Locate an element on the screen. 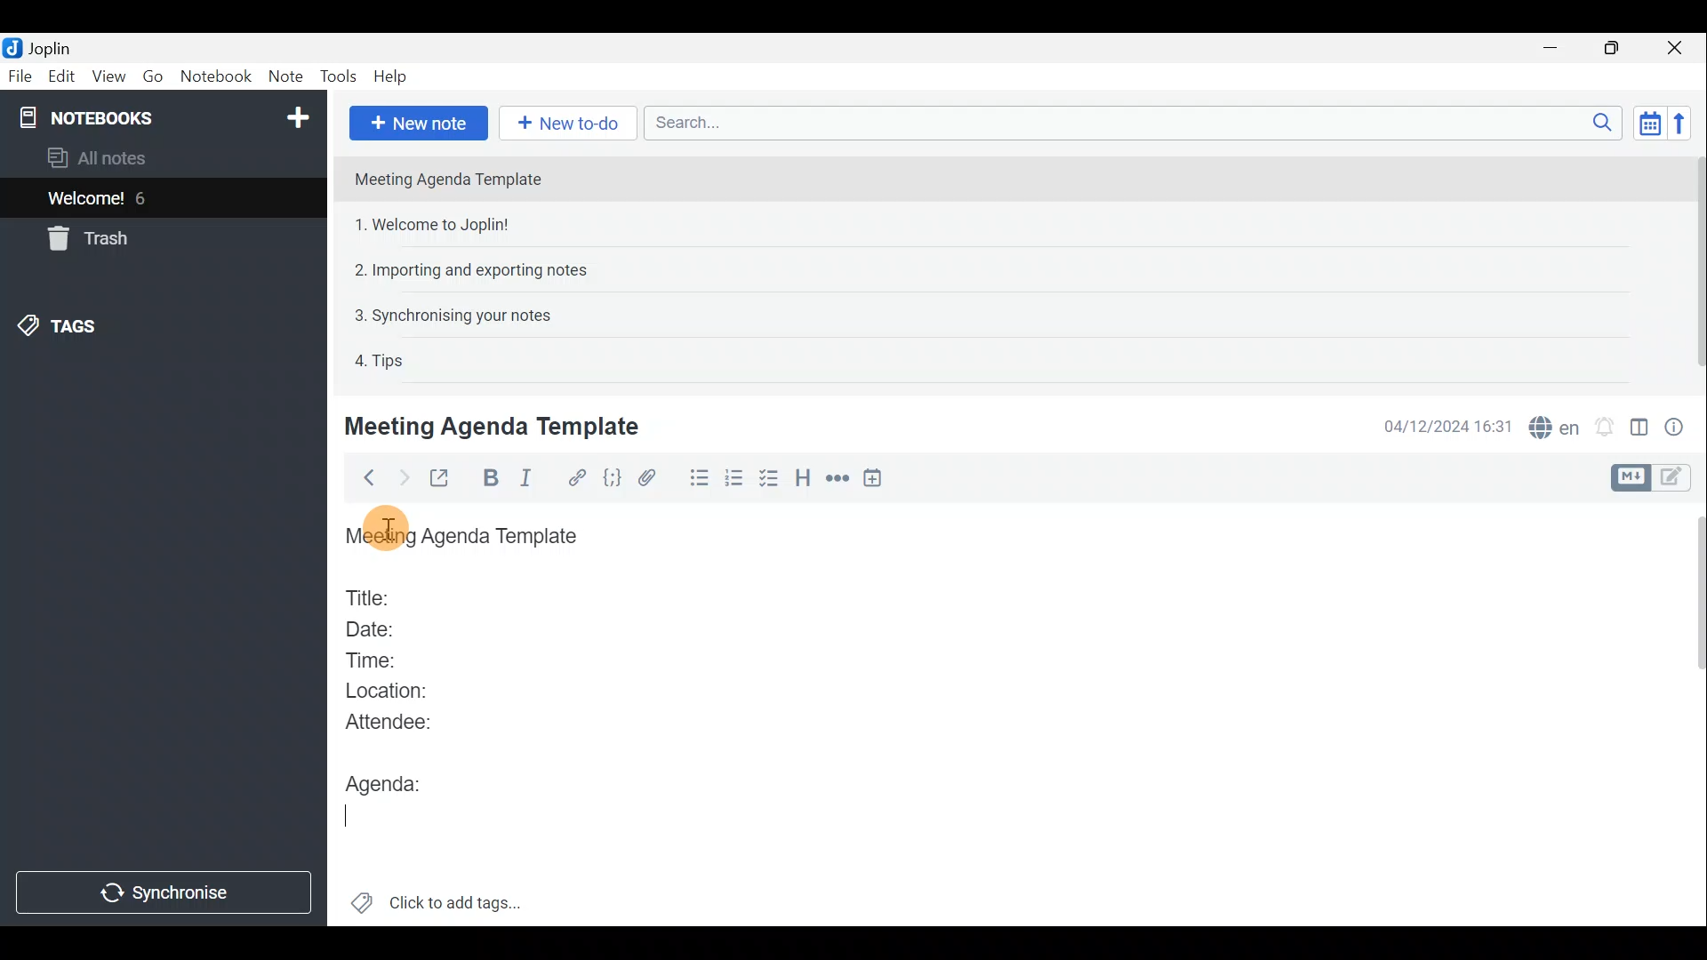 The height and width of the screenshot is (960, 1707).  is located at coordinates (389, 523).